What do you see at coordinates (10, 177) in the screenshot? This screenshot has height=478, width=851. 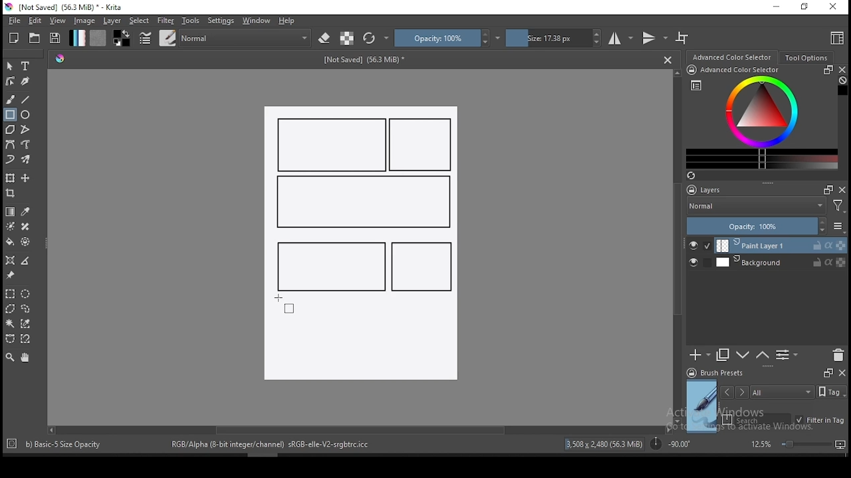 I see `transform a layer or a selection` at bounding box center [10, 177].